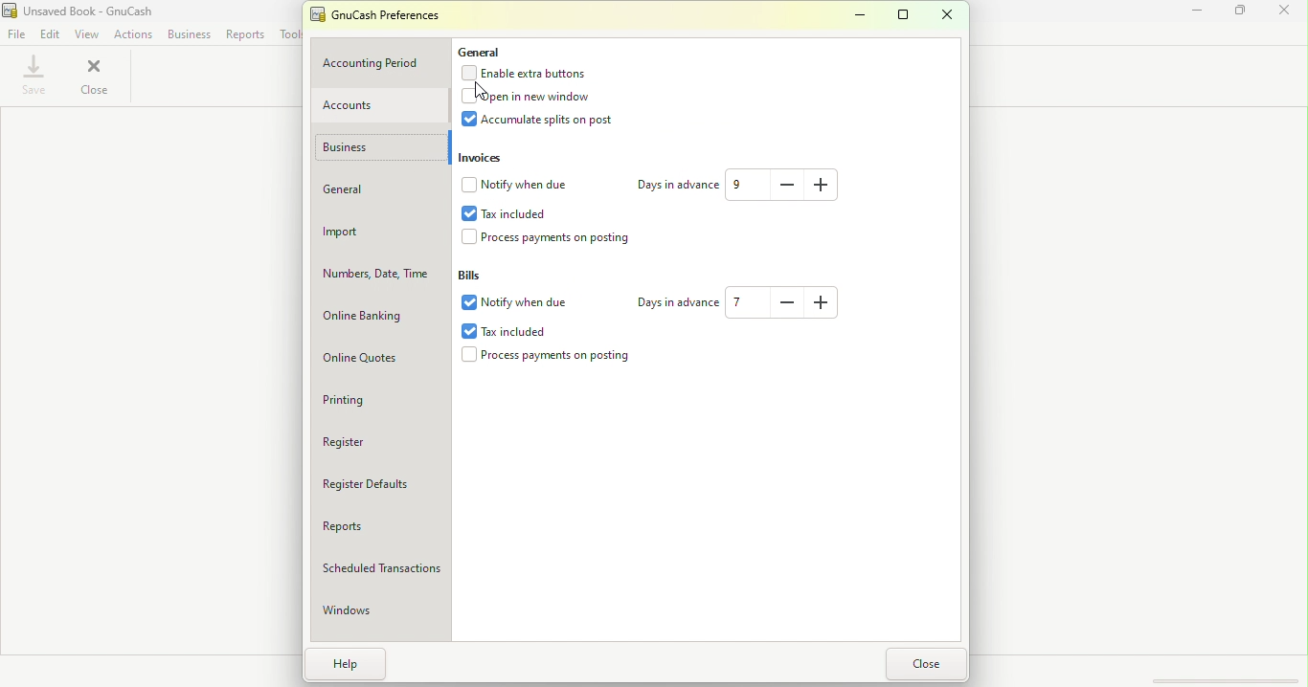  What do you see at coordinates (477, 276) in the screenshot?
I see `Bills` at bounding box center [477, 276].